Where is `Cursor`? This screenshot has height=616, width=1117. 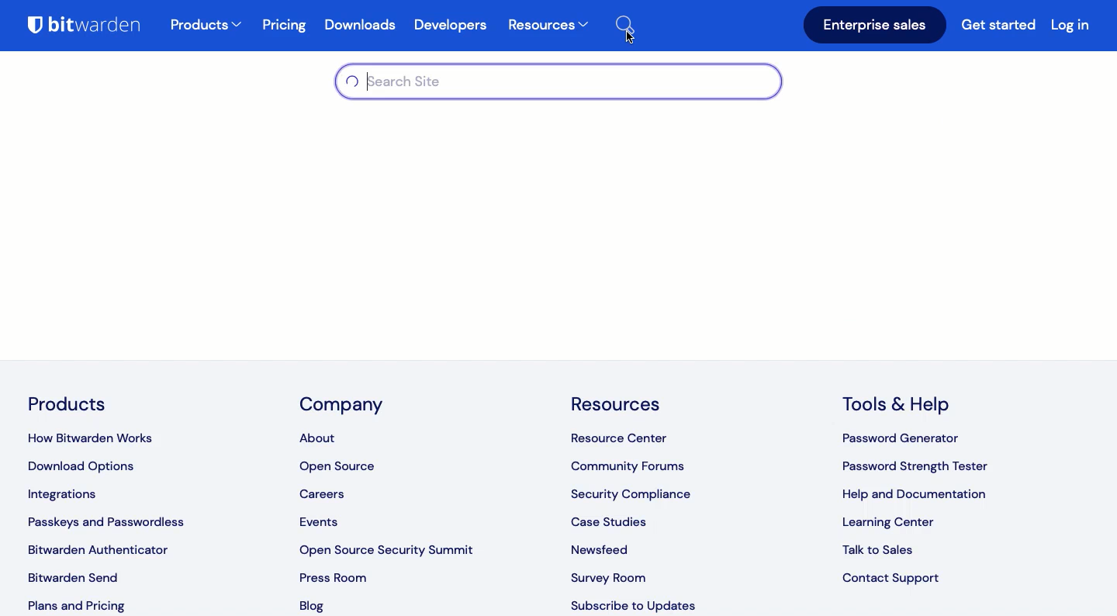 Cursor is located at coordinates (627, 37).